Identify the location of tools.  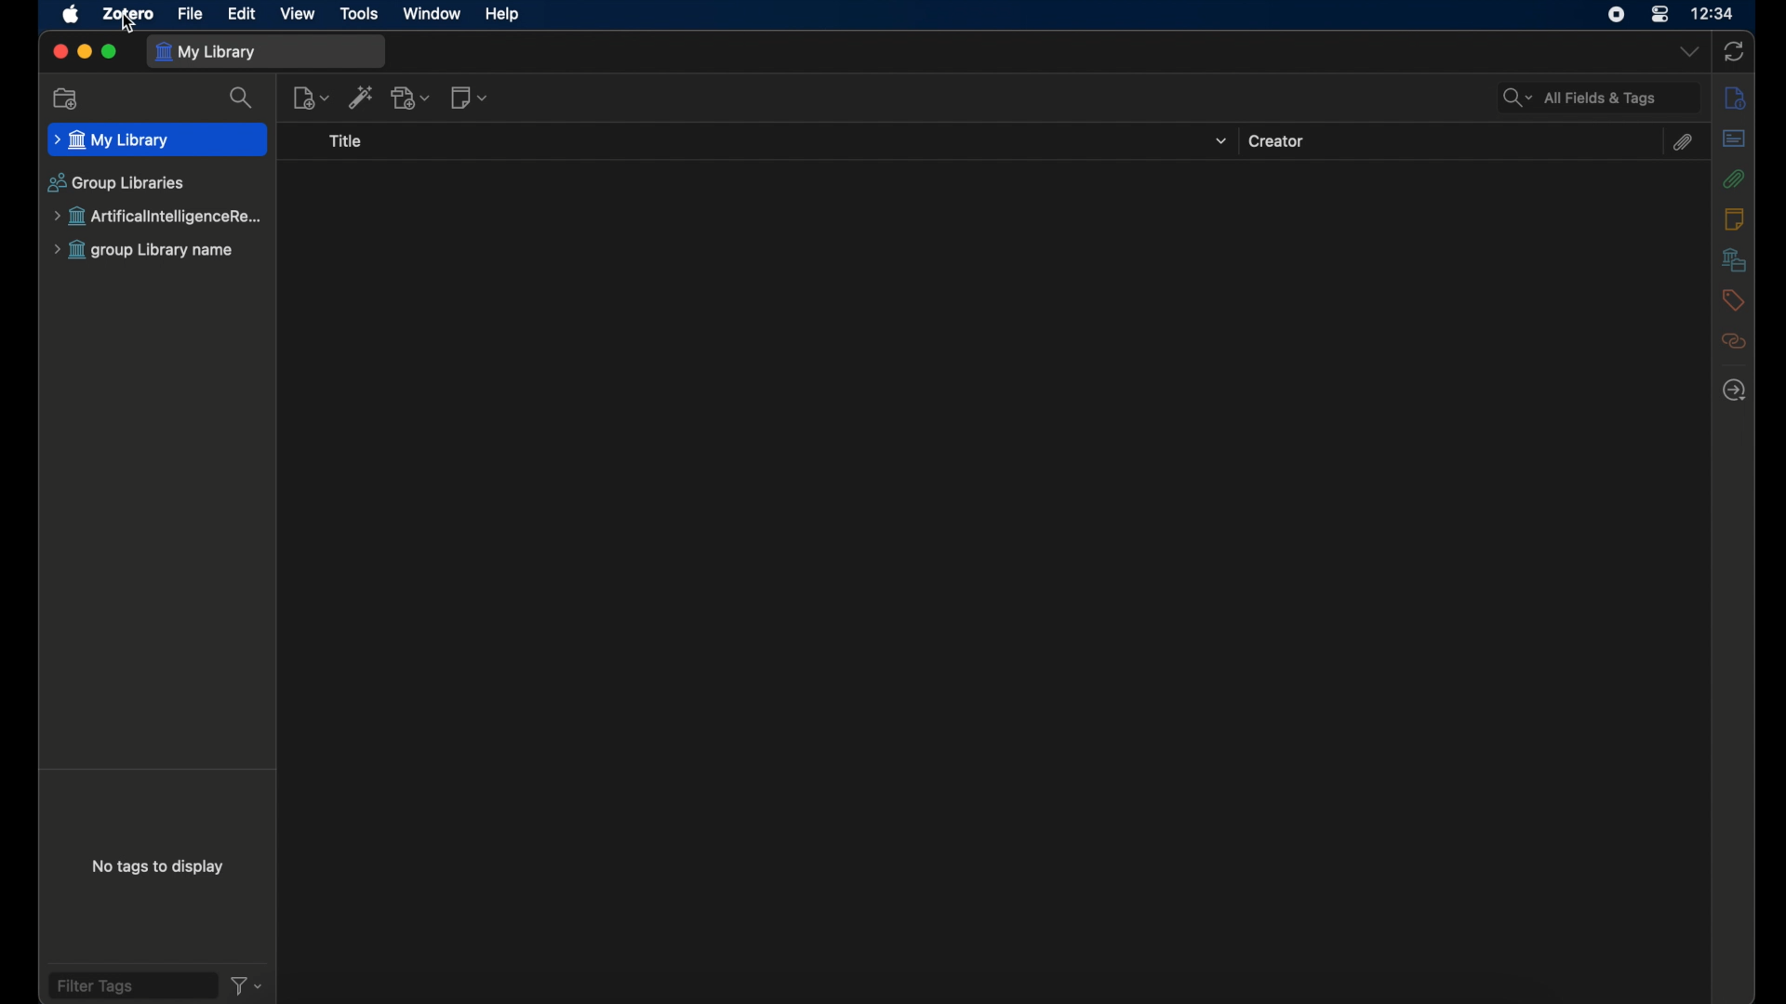
(358, 14).